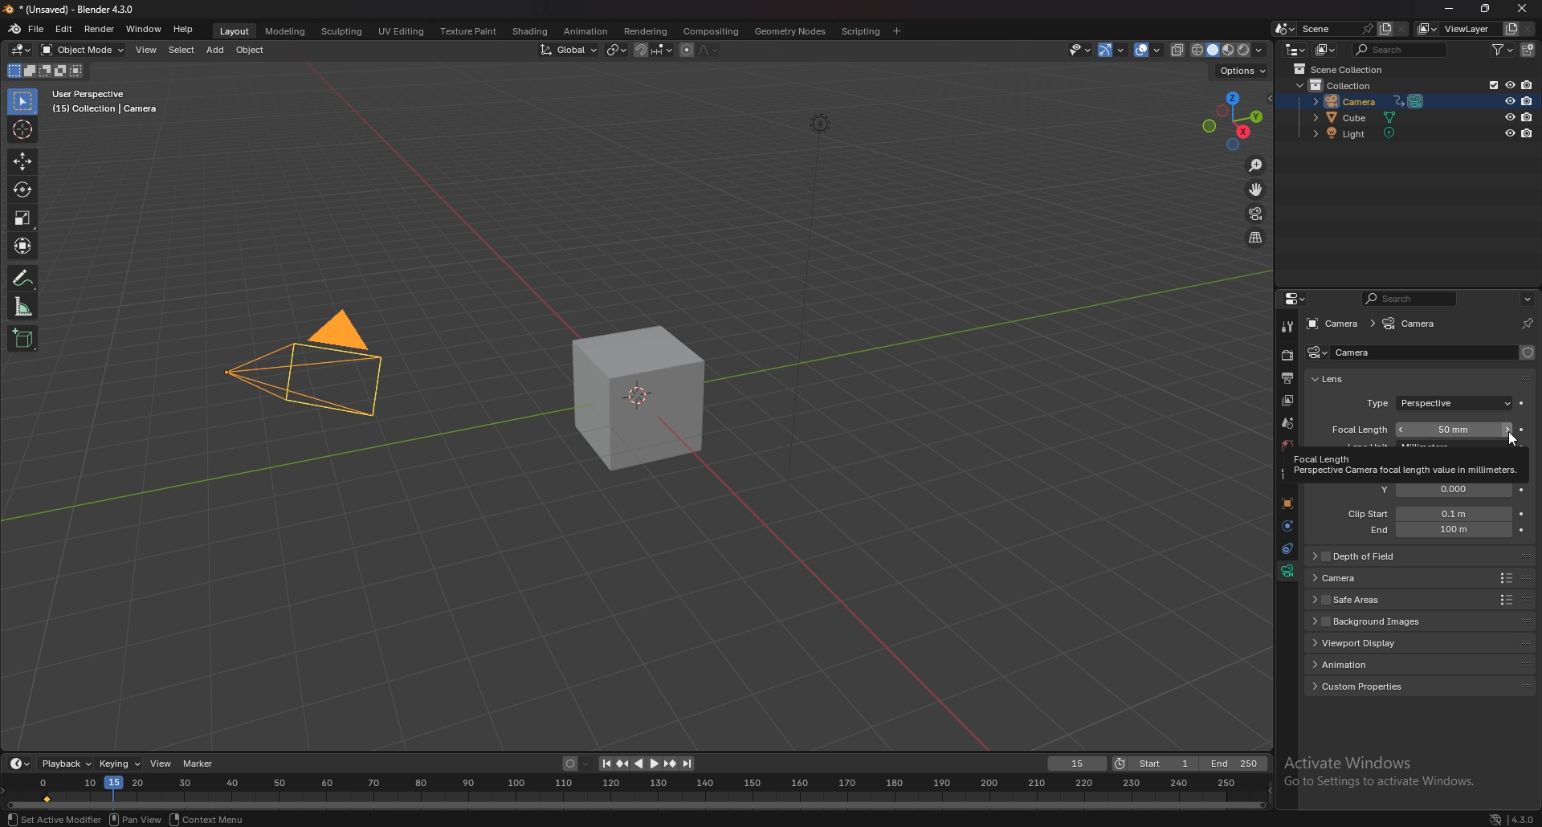  Describe the element at coordinates (25, 217) in the screenshot. I see `scale` at that location.